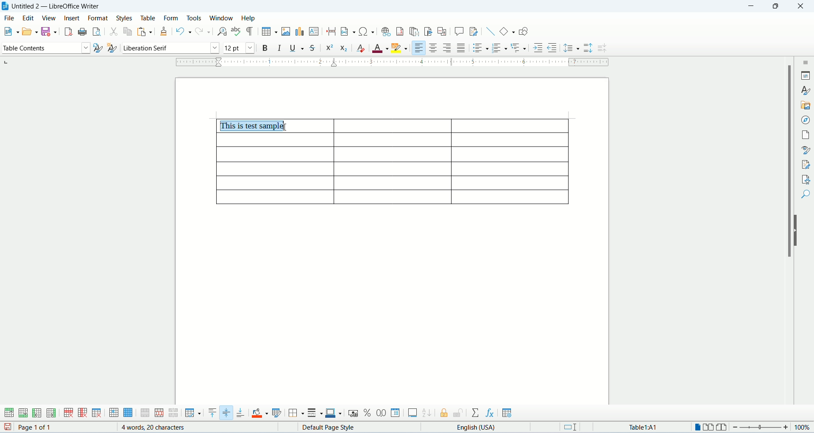  I want to click on find, so click(806, 194).